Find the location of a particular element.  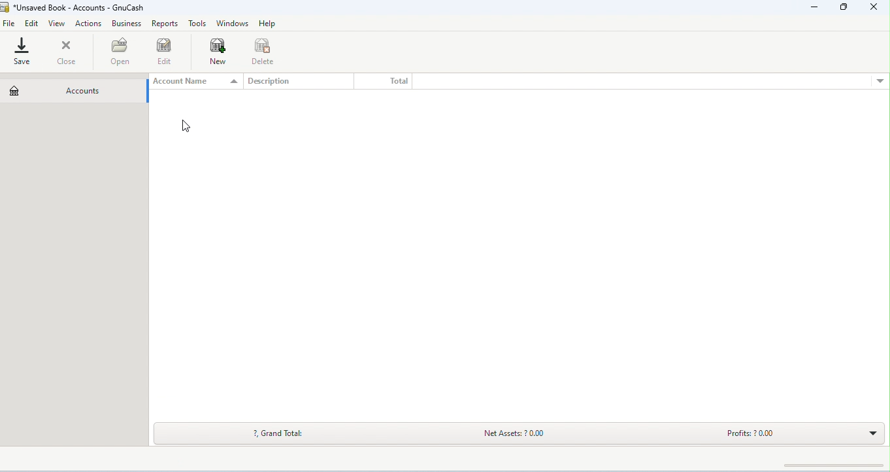

account name is located at coordinates (187, 80).